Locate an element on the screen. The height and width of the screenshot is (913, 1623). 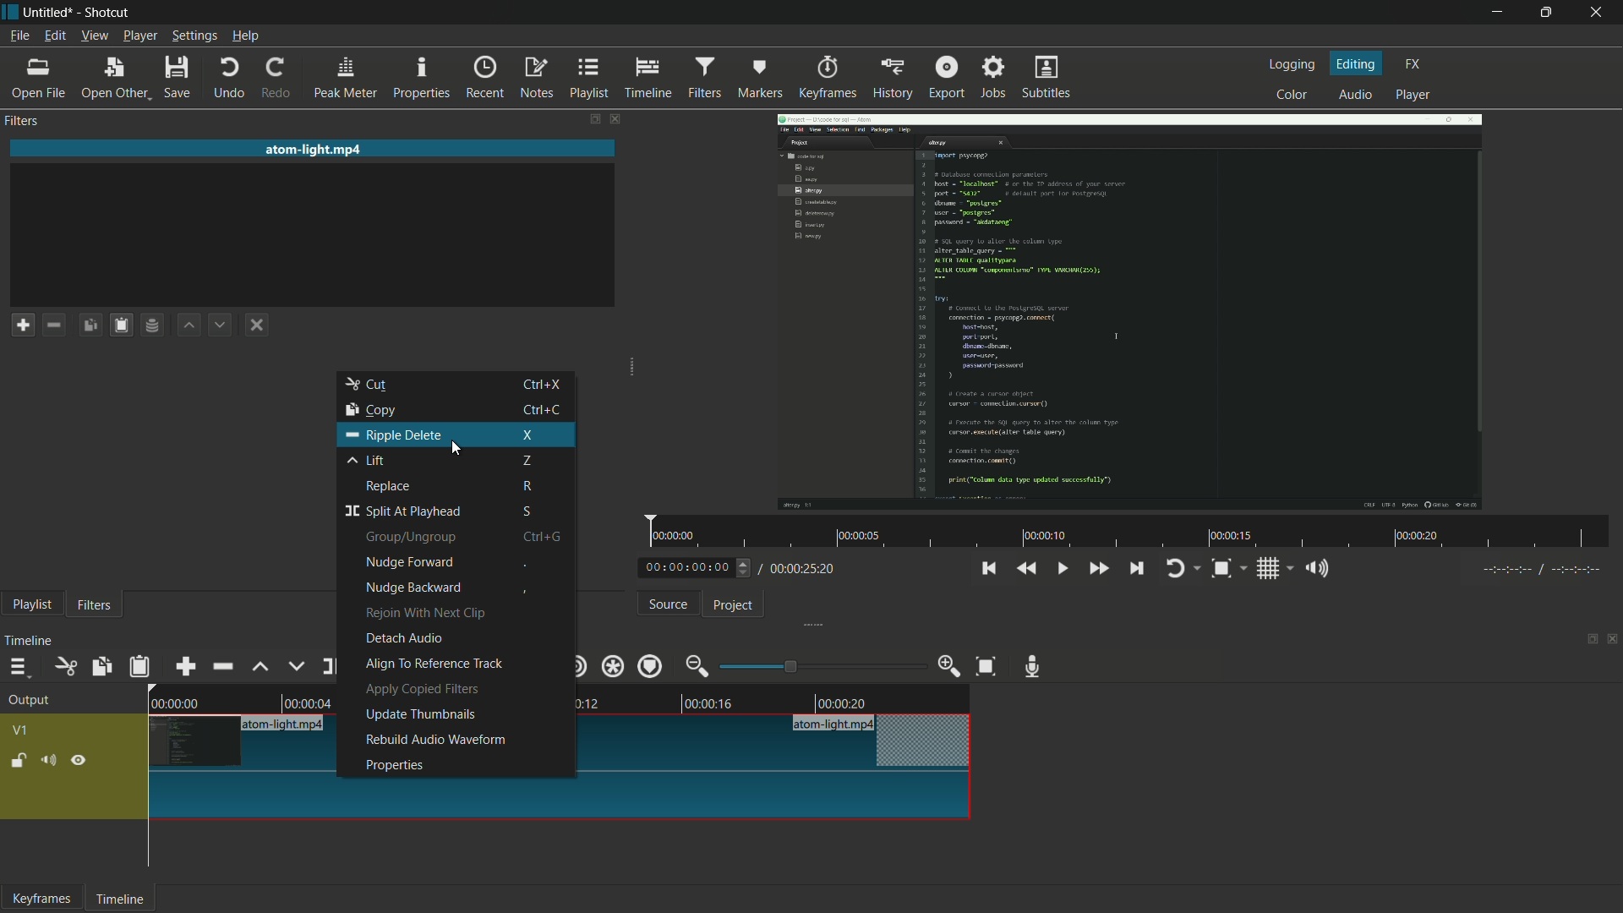
copy checked filters is located at coordinates (90, 324).